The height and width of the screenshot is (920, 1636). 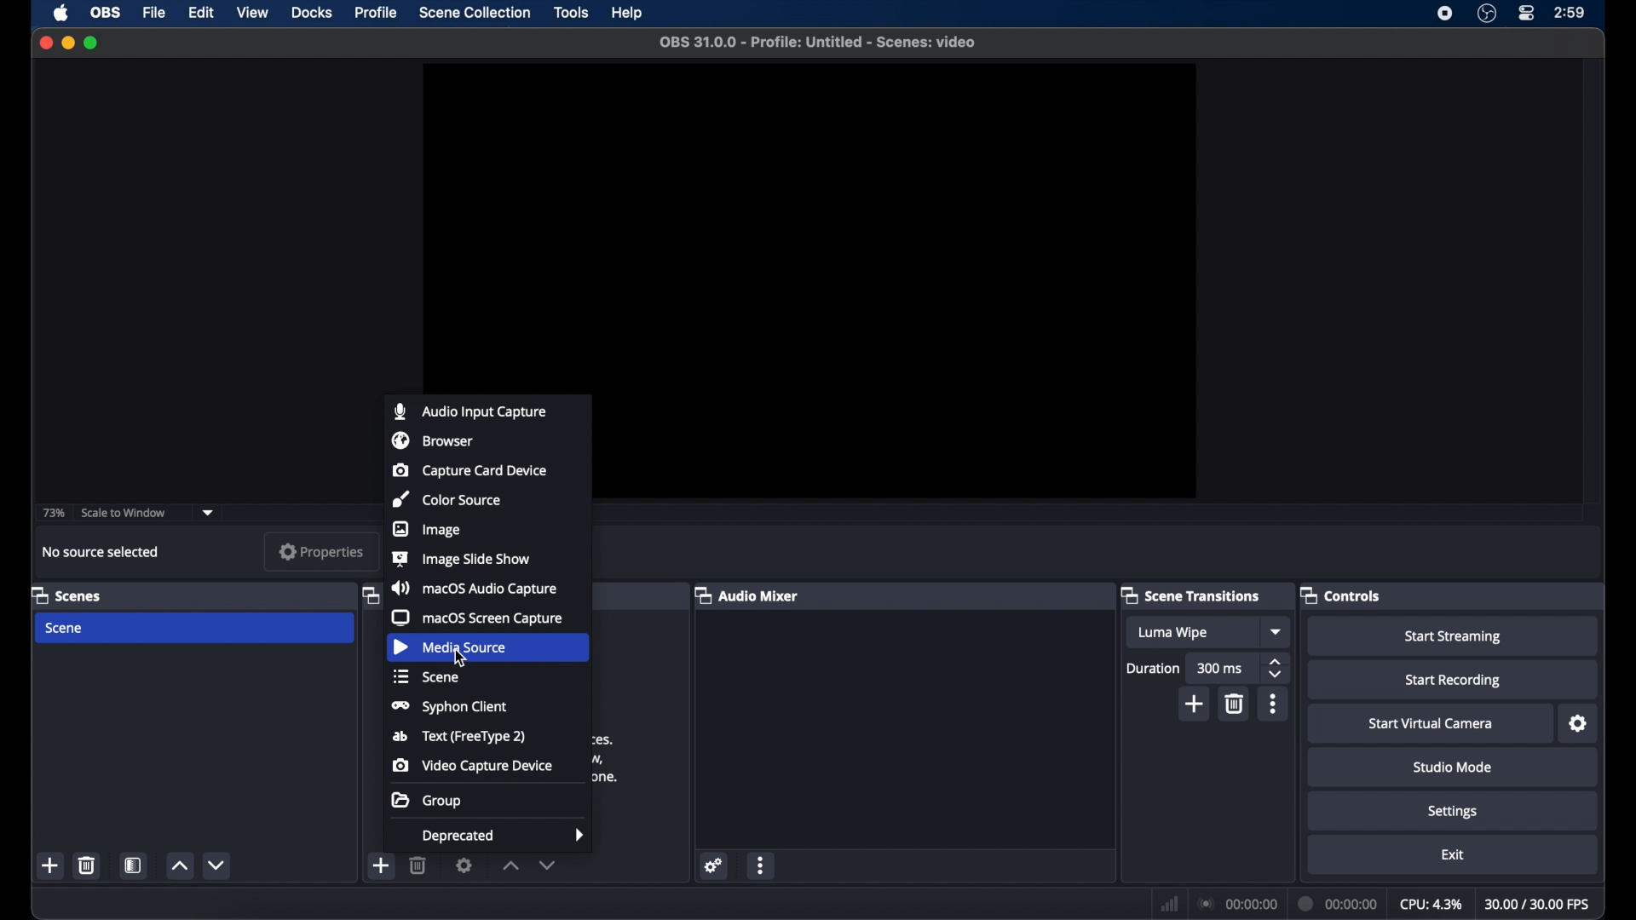 I want to click on 300 ms, so click(x=1221, y=667).